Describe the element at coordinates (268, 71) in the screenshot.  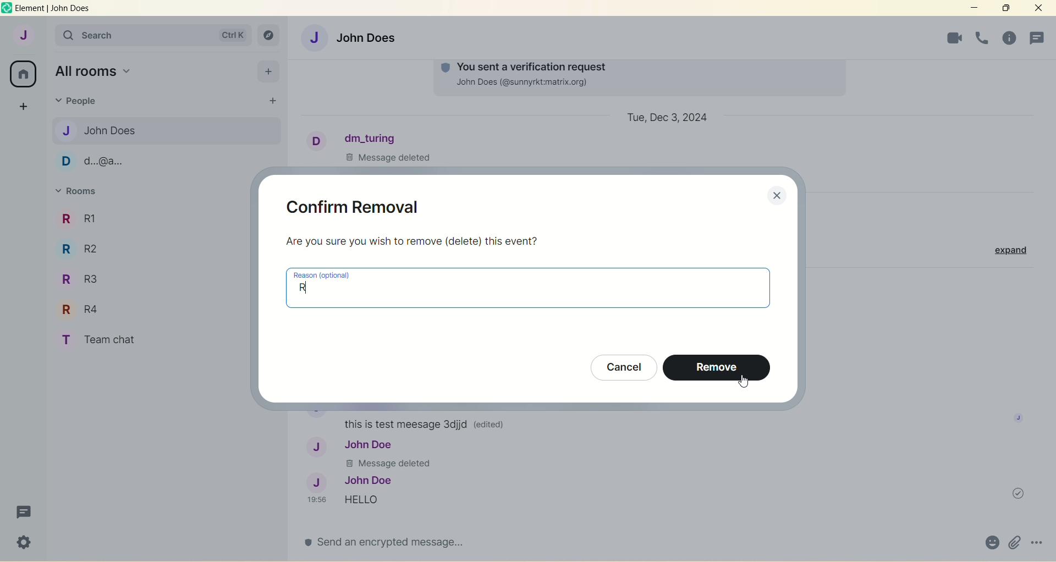
I see `add` at that location.